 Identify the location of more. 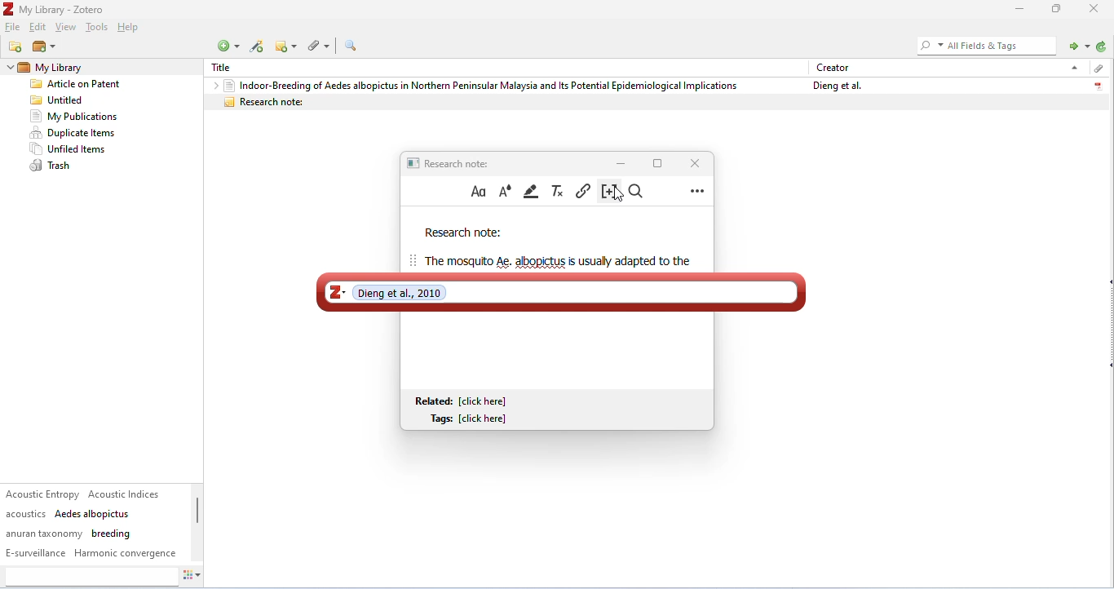
(697, 190).